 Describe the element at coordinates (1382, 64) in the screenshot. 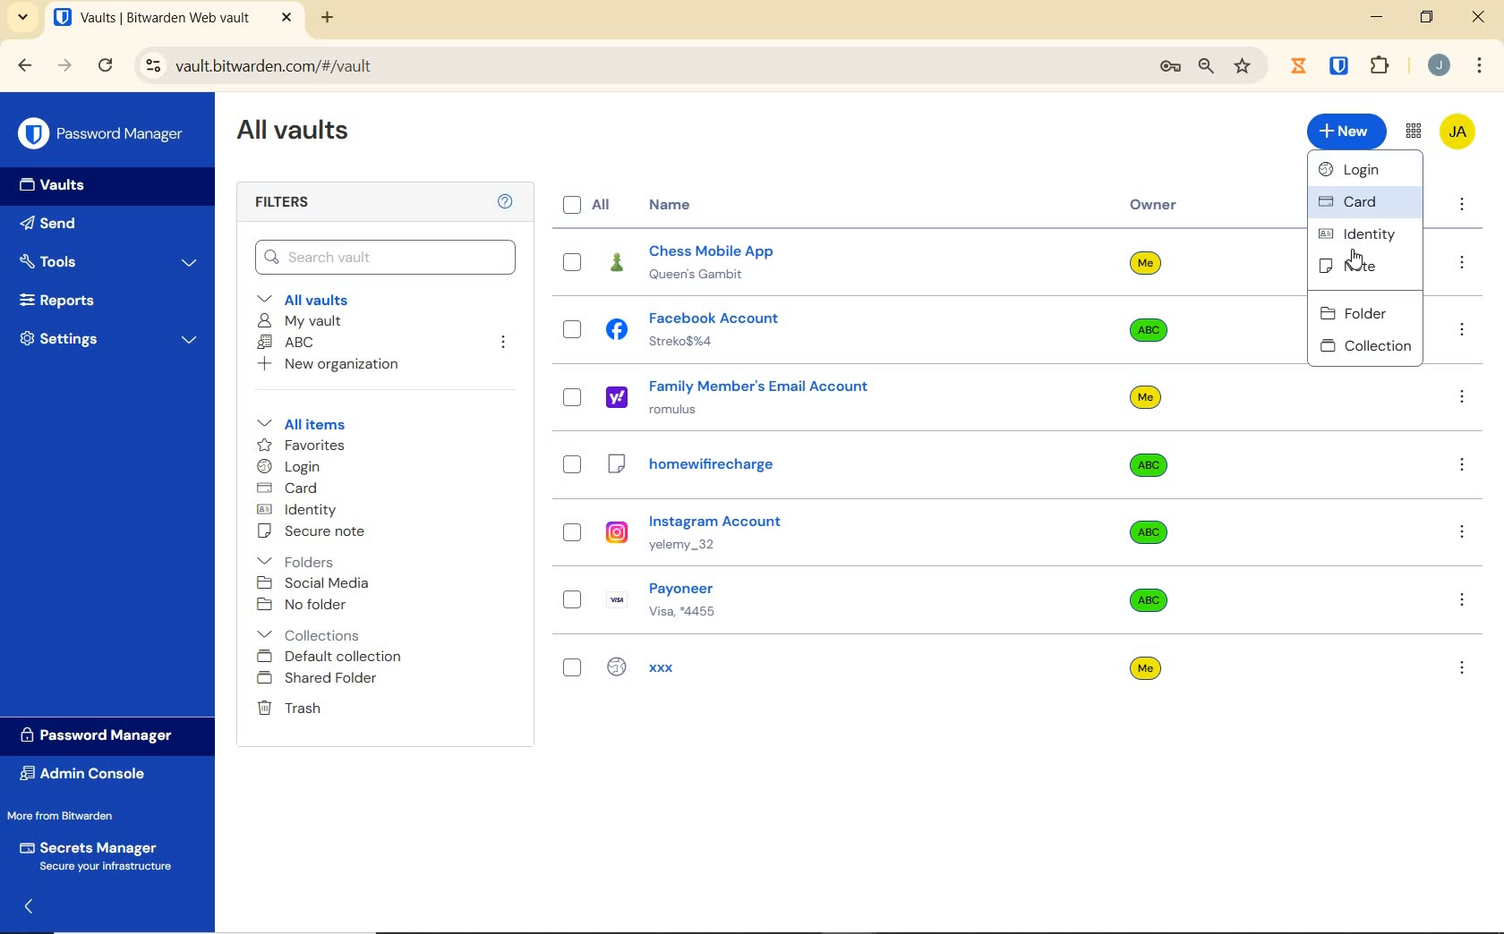

I see `extensions` at that location.